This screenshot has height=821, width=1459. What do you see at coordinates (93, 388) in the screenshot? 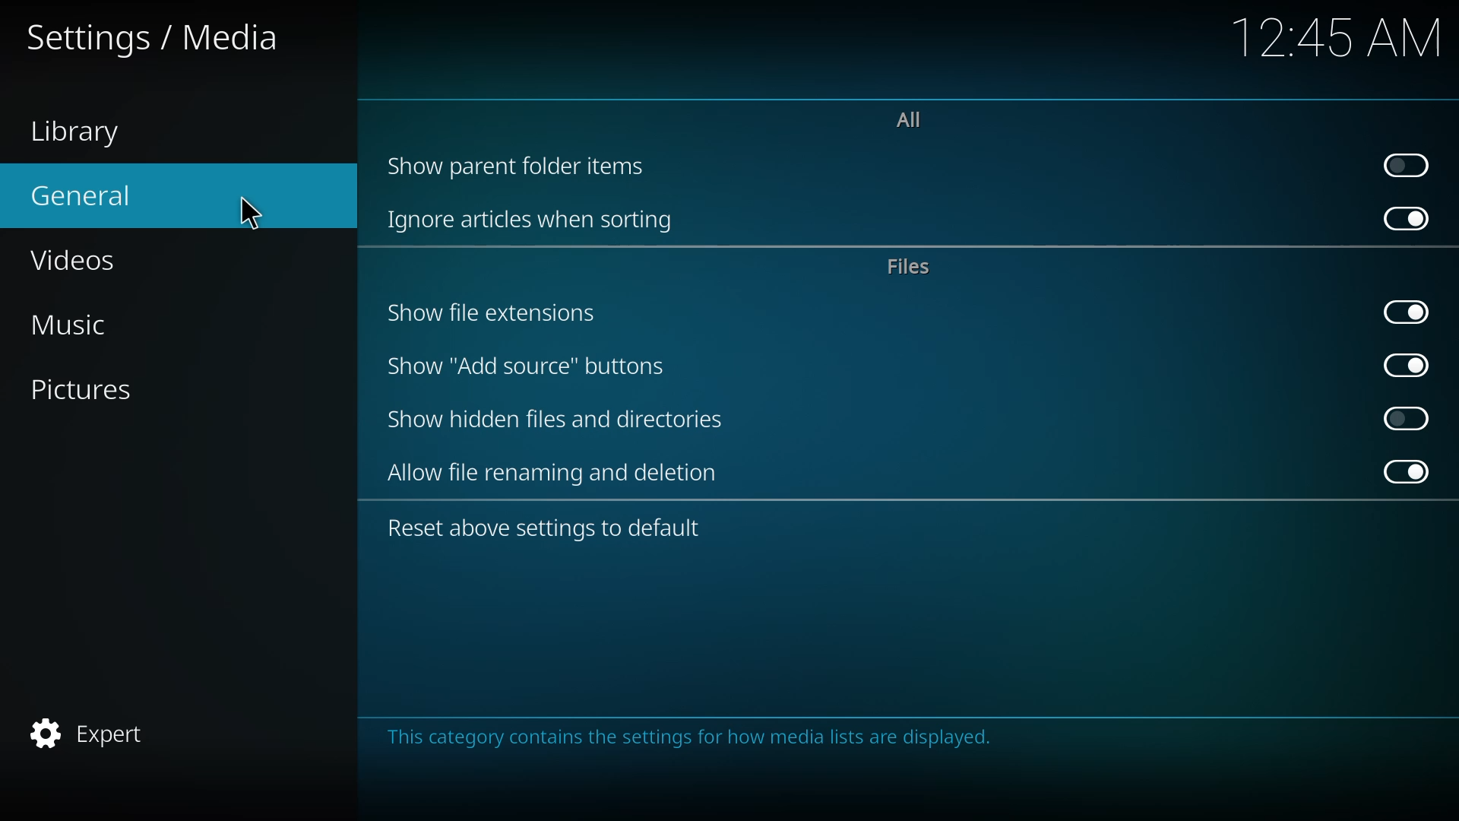
I see `pictures` at bounding box center [93, 388].